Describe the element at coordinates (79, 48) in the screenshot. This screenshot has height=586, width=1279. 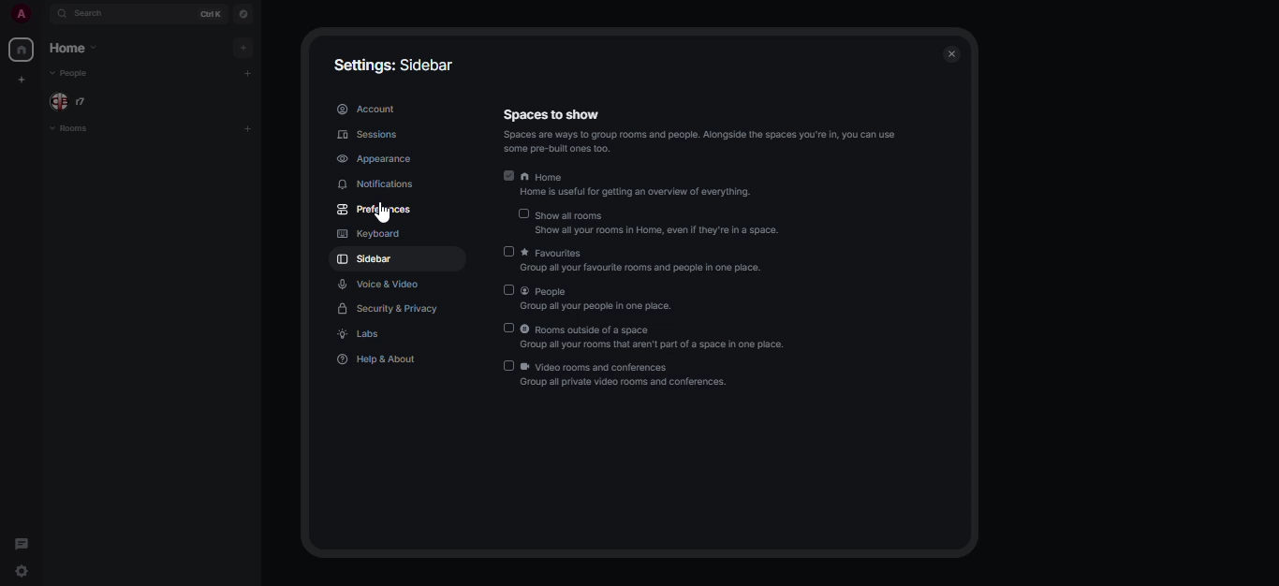
I see `home` at that location.